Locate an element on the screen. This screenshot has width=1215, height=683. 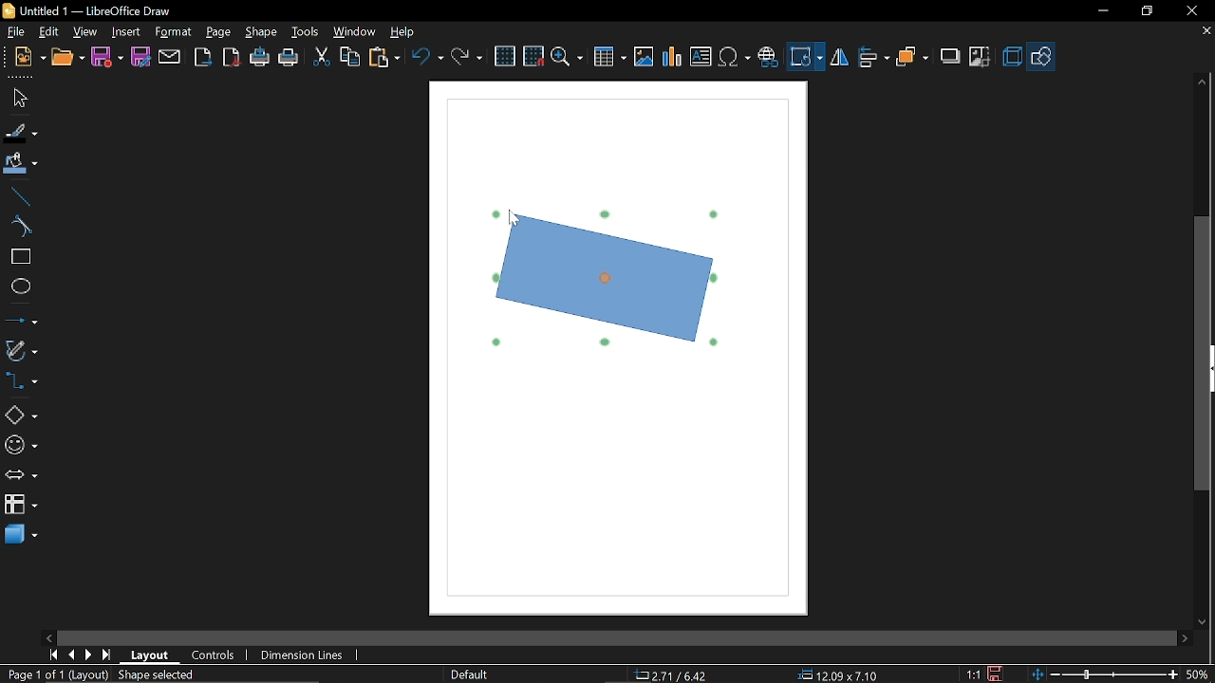
5.92/10.43 is located at coordinates (674, 675).